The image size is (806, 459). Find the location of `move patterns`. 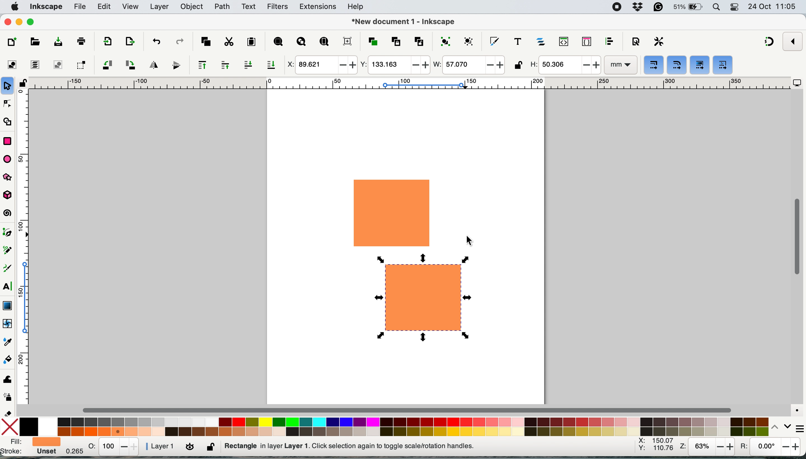

move patterns is located at coordinates (722, 66).